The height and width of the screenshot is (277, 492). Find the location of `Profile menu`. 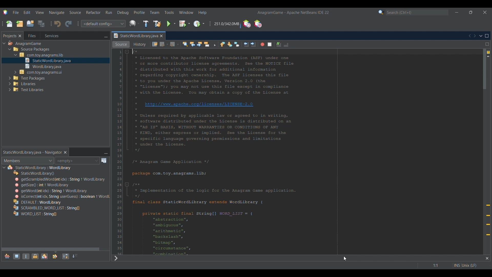

Profile menu is located at coordinates (139, 12).